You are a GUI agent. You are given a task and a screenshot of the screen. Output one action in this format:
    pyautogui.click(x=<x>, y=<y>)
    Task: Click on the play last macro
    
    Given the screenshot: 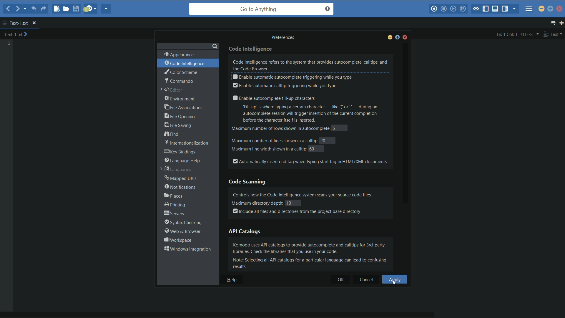 What is the action you would take?
    pyautogui.click(x=453, y=9)
    